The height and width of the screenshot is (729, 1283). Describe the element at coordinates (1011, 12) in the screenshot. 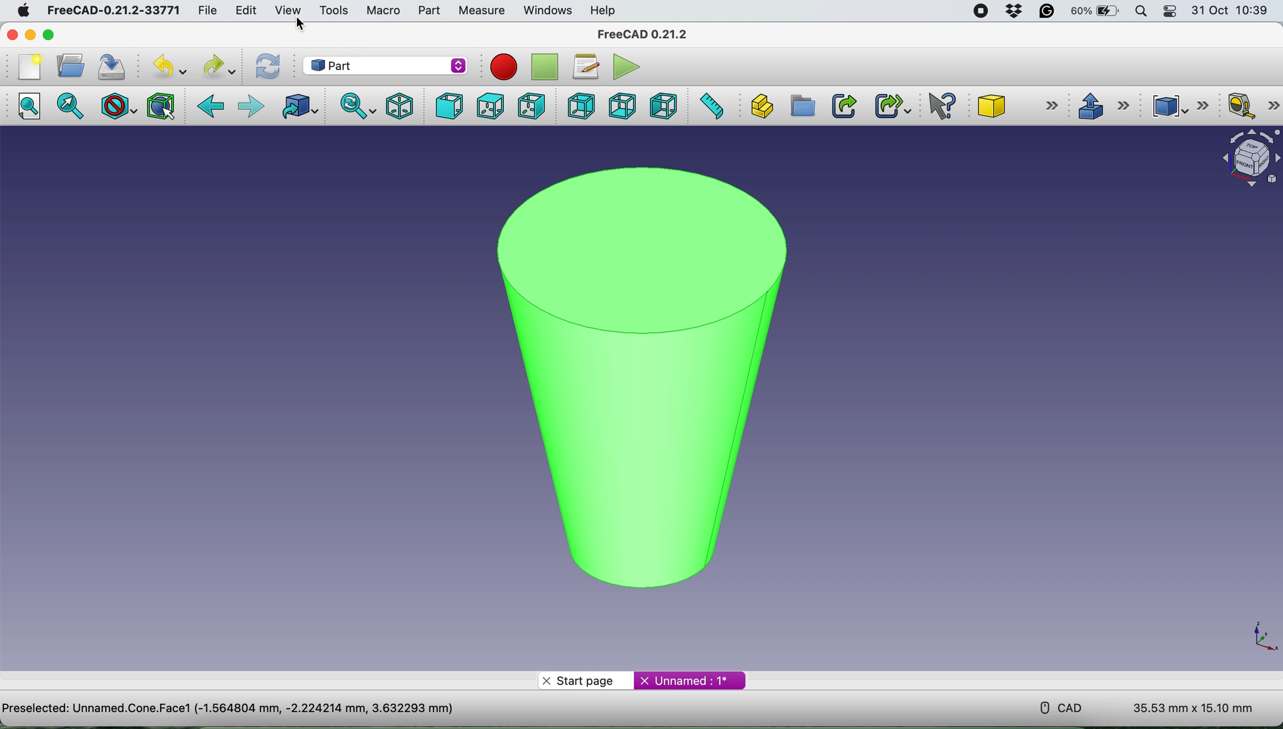

I see `dropbox` at that location.